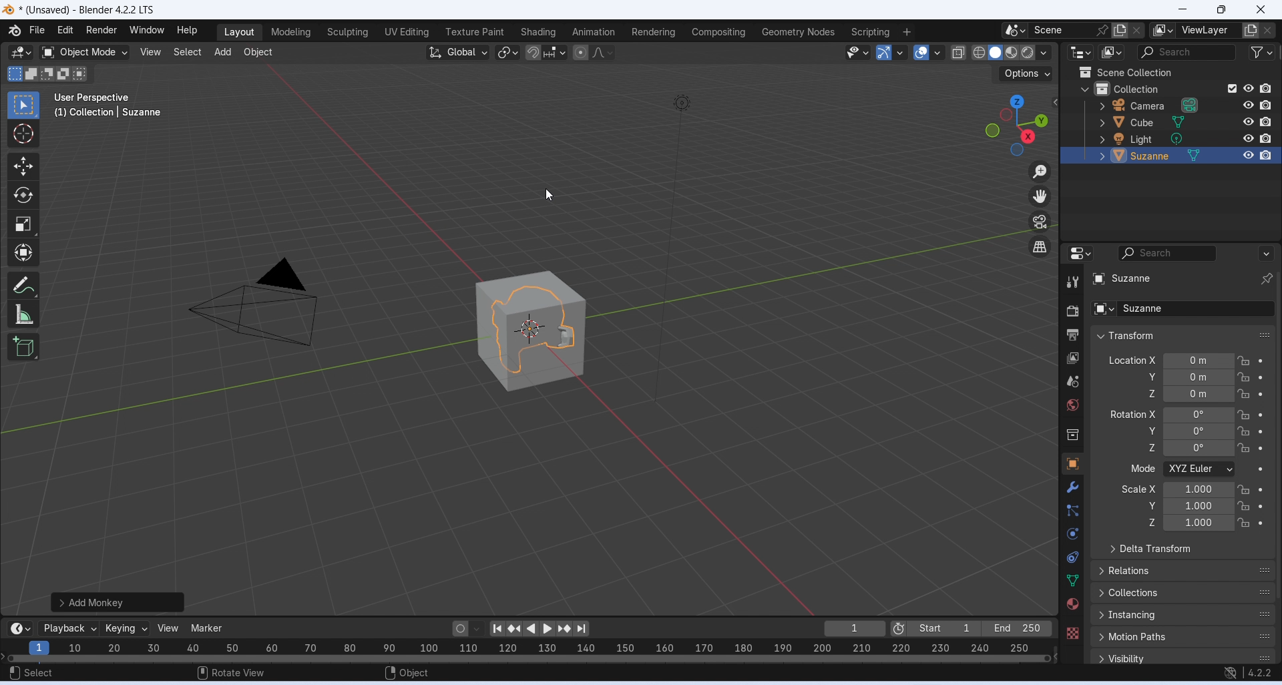 This screenshot has width=1282, height=685. Describe the element at coordinates (1184, 636) in the screenshot. I see `motion paths` at that location.